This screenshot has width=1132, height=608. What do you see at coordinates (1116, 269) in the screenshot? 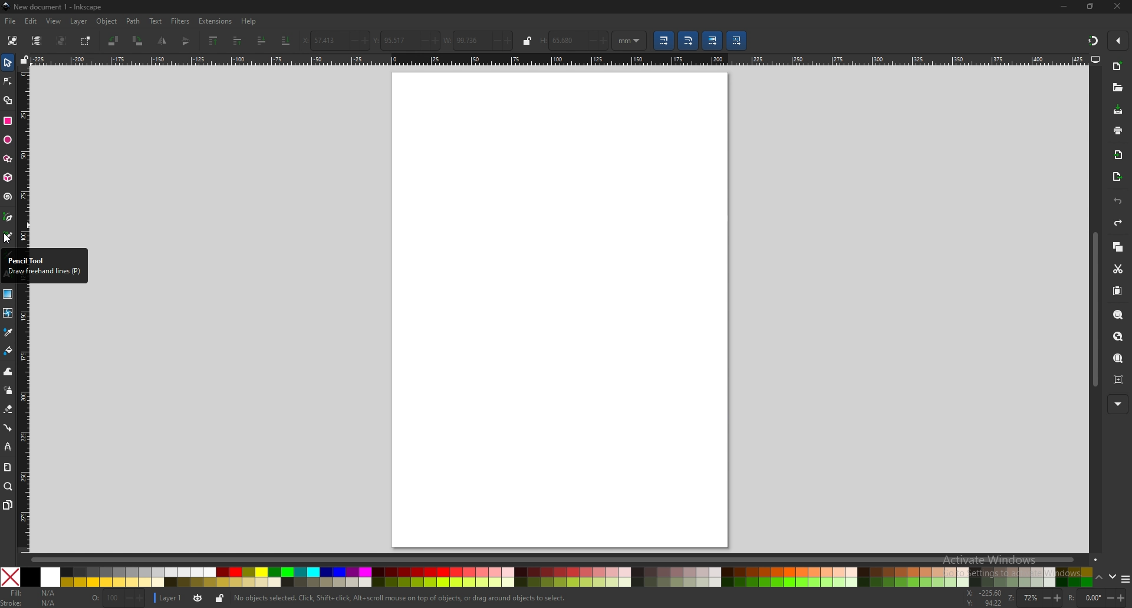
I see `cut` at bounding box center [1116, 269].